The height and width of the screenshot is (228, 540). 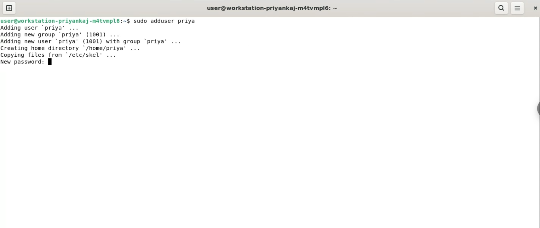 I want to click on search, so click(x=501, y=8).